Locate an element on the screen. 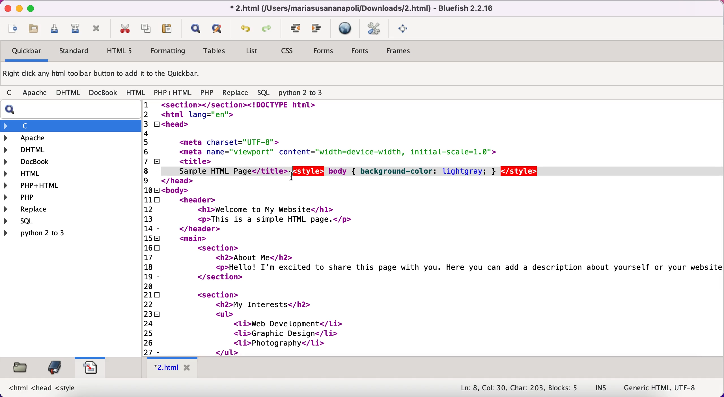 Image resolution: width=724 pixels, height=397 pixels. line numbers is located at coordinates (151, 228).